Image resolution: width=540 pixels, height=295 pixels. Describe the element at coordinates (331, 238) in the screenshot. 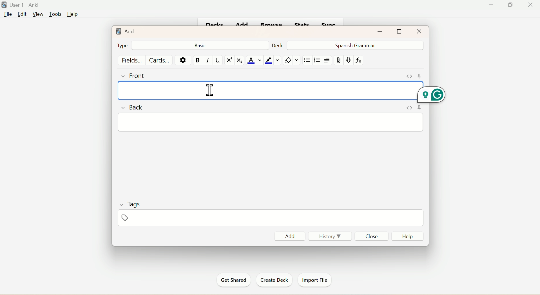

I see `History` at that location.